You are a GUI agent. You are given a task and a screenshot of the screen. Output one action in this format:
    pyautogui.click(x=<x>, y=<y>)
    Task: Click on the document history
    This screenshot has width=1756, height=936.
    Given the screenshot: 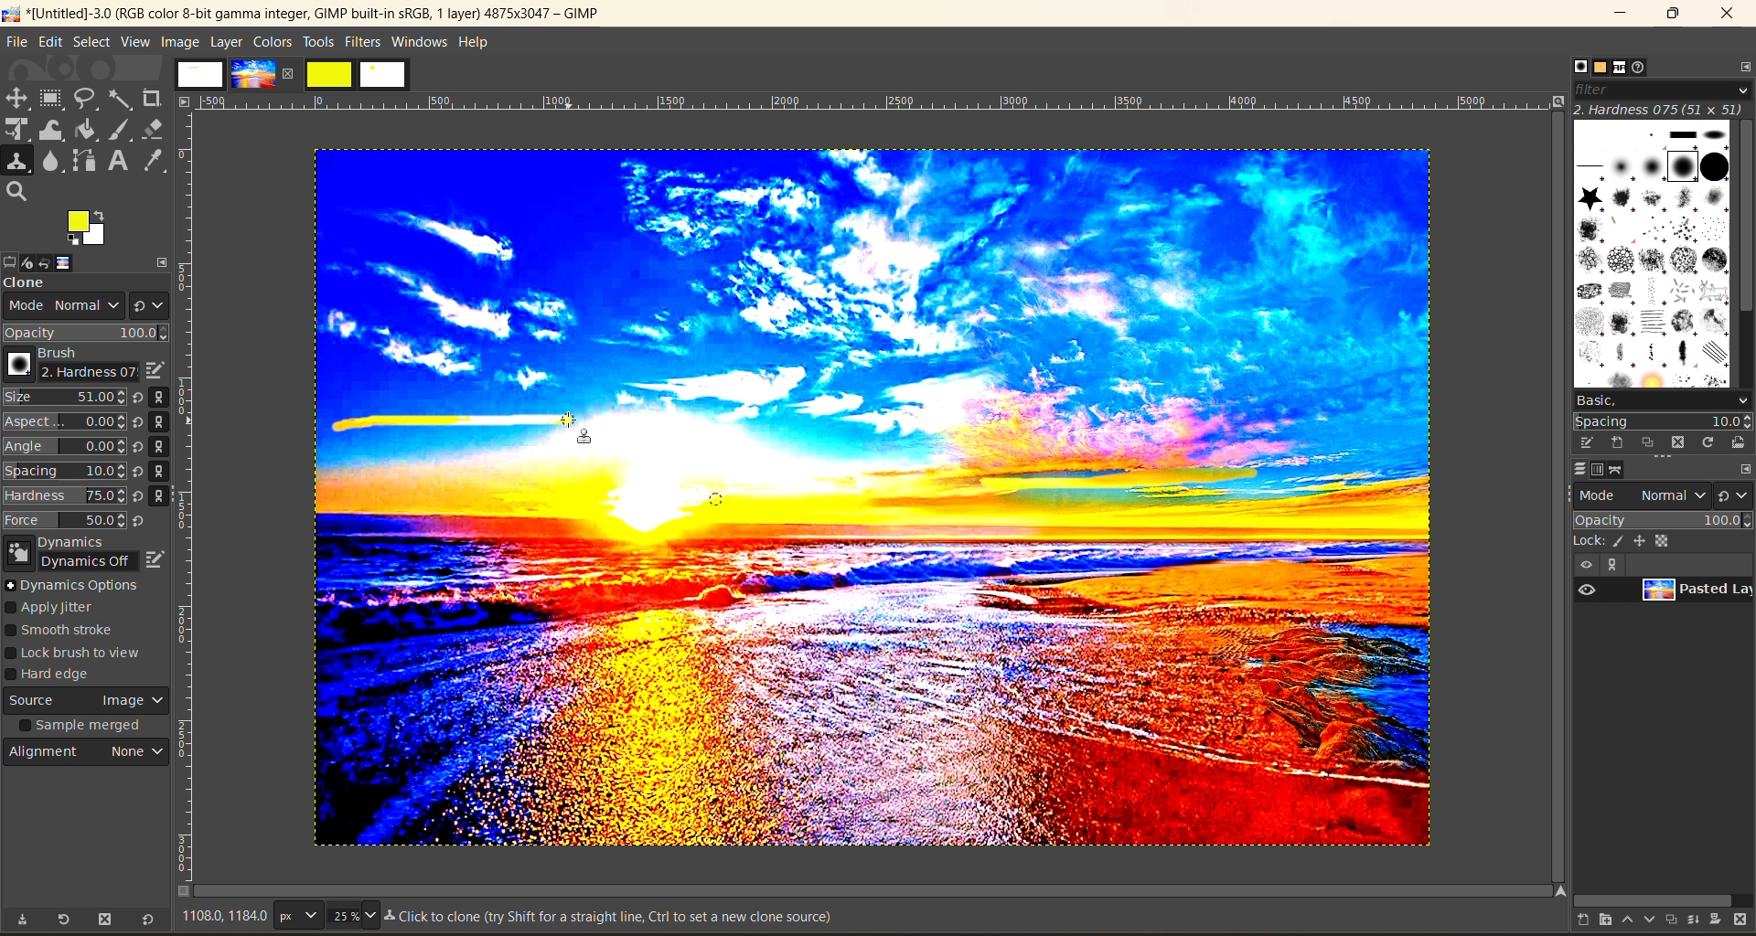 What is the action you would take?
    pyautogui.click(x=1646, y=68)
    